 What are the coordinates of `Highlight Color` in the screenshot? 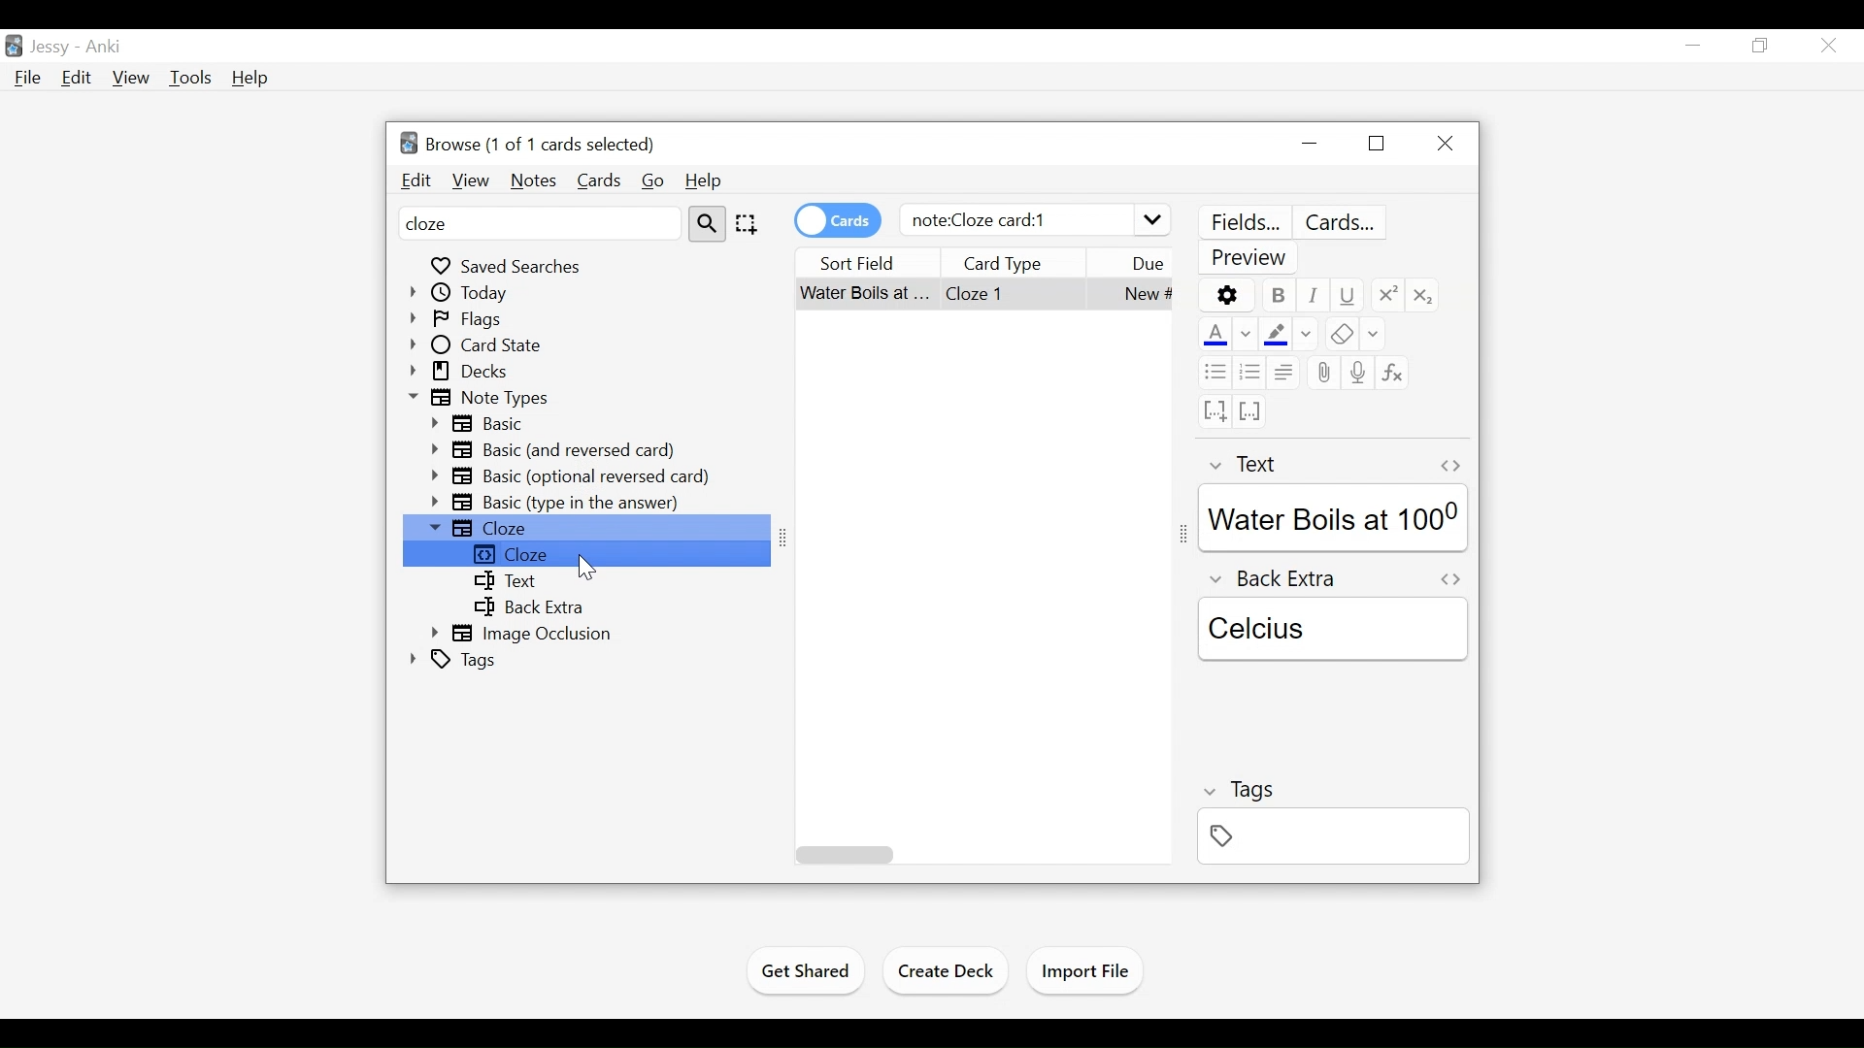 It's located at (1291, 333).